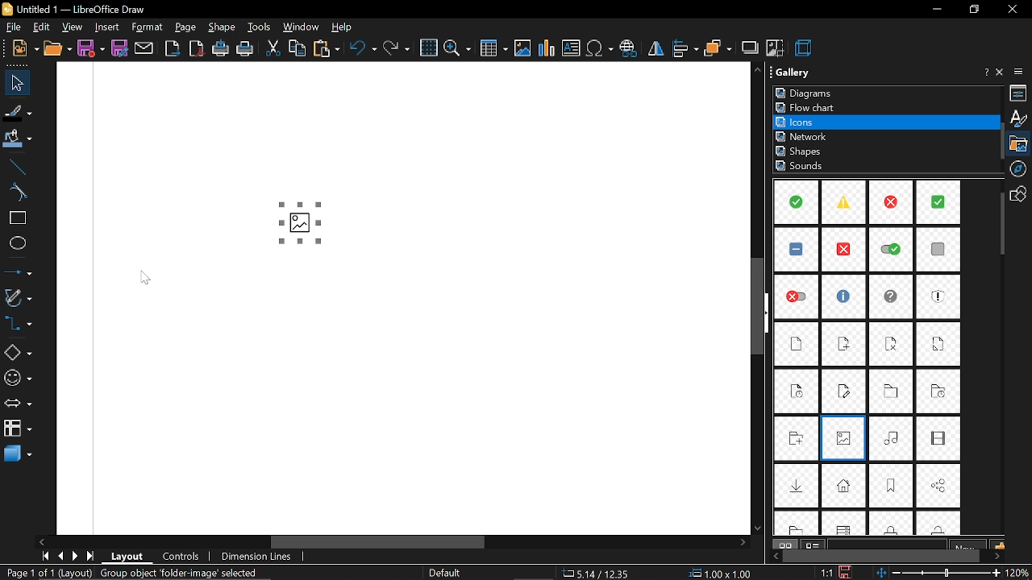 The width and height of the screenshot is (1032, 580). Describe the element at coordinates (273, 49) in the screenshot. I see `cut` at that location.